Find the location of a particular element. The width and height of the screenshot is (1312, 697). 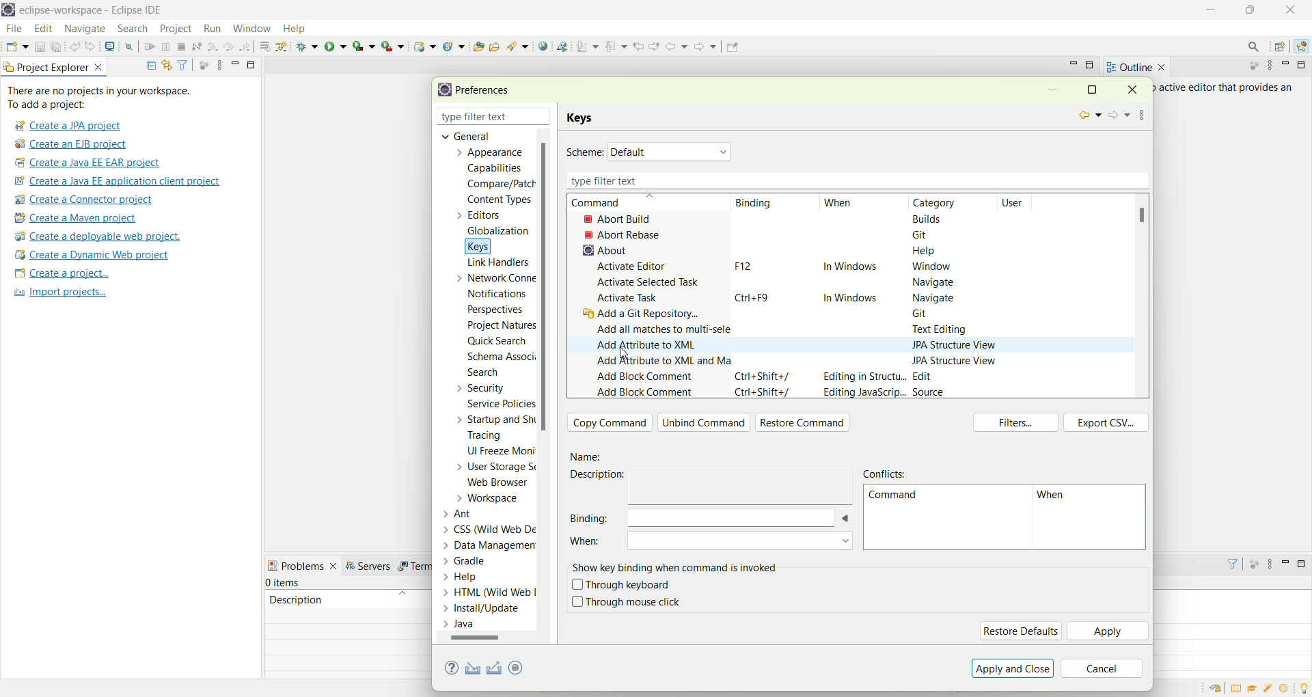

focus on active task is located at coordinates (1253, 563).